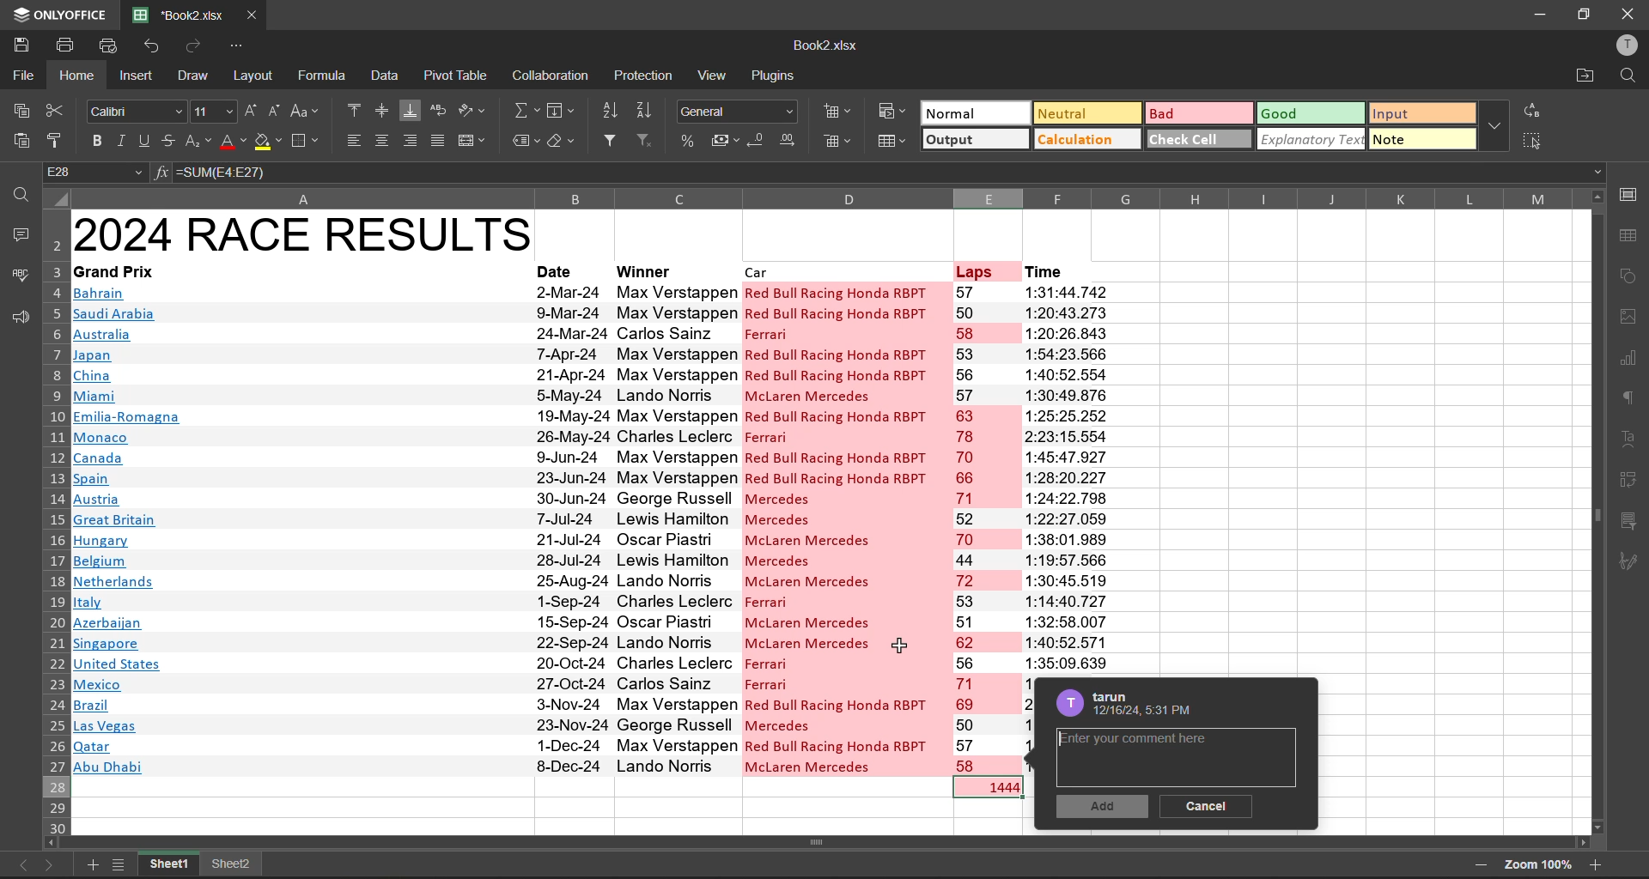 Image resolution: width=1649 pixels, height=879 pixels. I want to click on charts, so click(1628, 355).